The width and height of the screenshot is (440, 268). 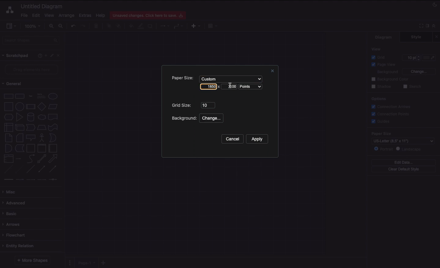 I want to click on Trapezoid, so click(x=41, y=128).